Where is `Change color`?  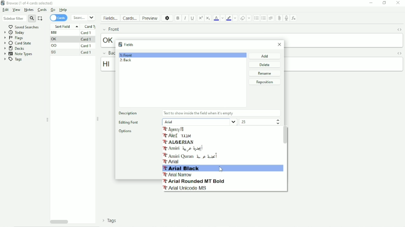
Change color is located at coordinates (236, 18).